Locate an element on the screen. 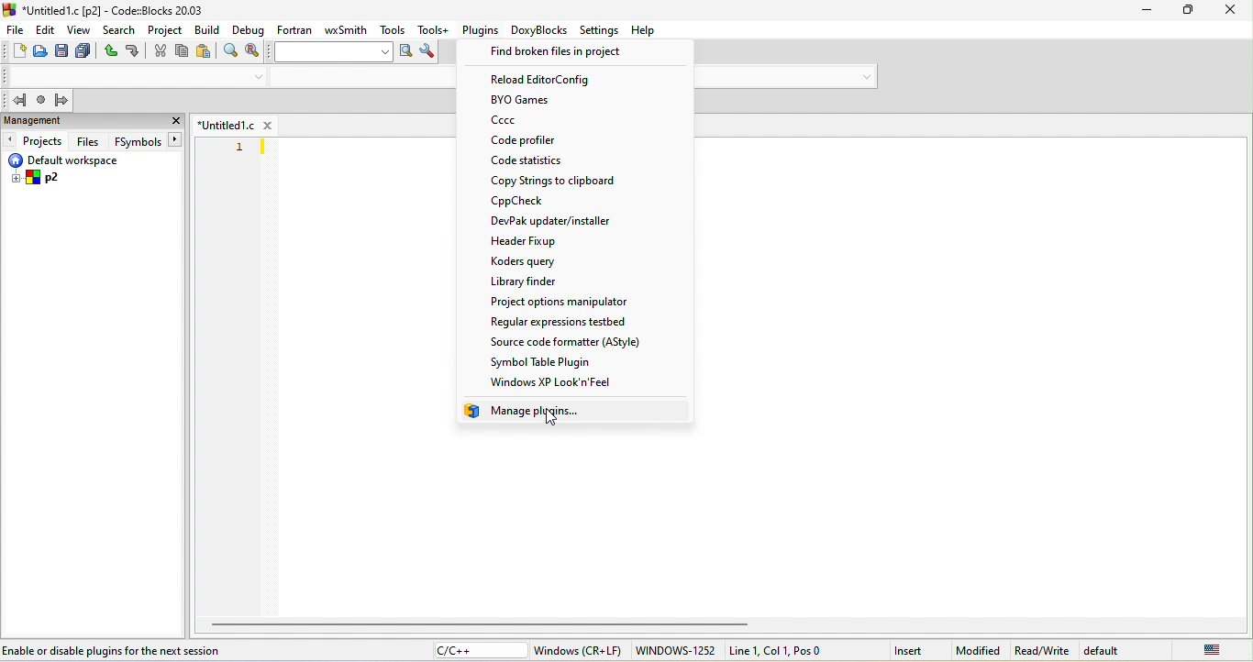 Image resolution: width=1253 pixels, height=662 pixels. settings is located at coordinates (600, 31).